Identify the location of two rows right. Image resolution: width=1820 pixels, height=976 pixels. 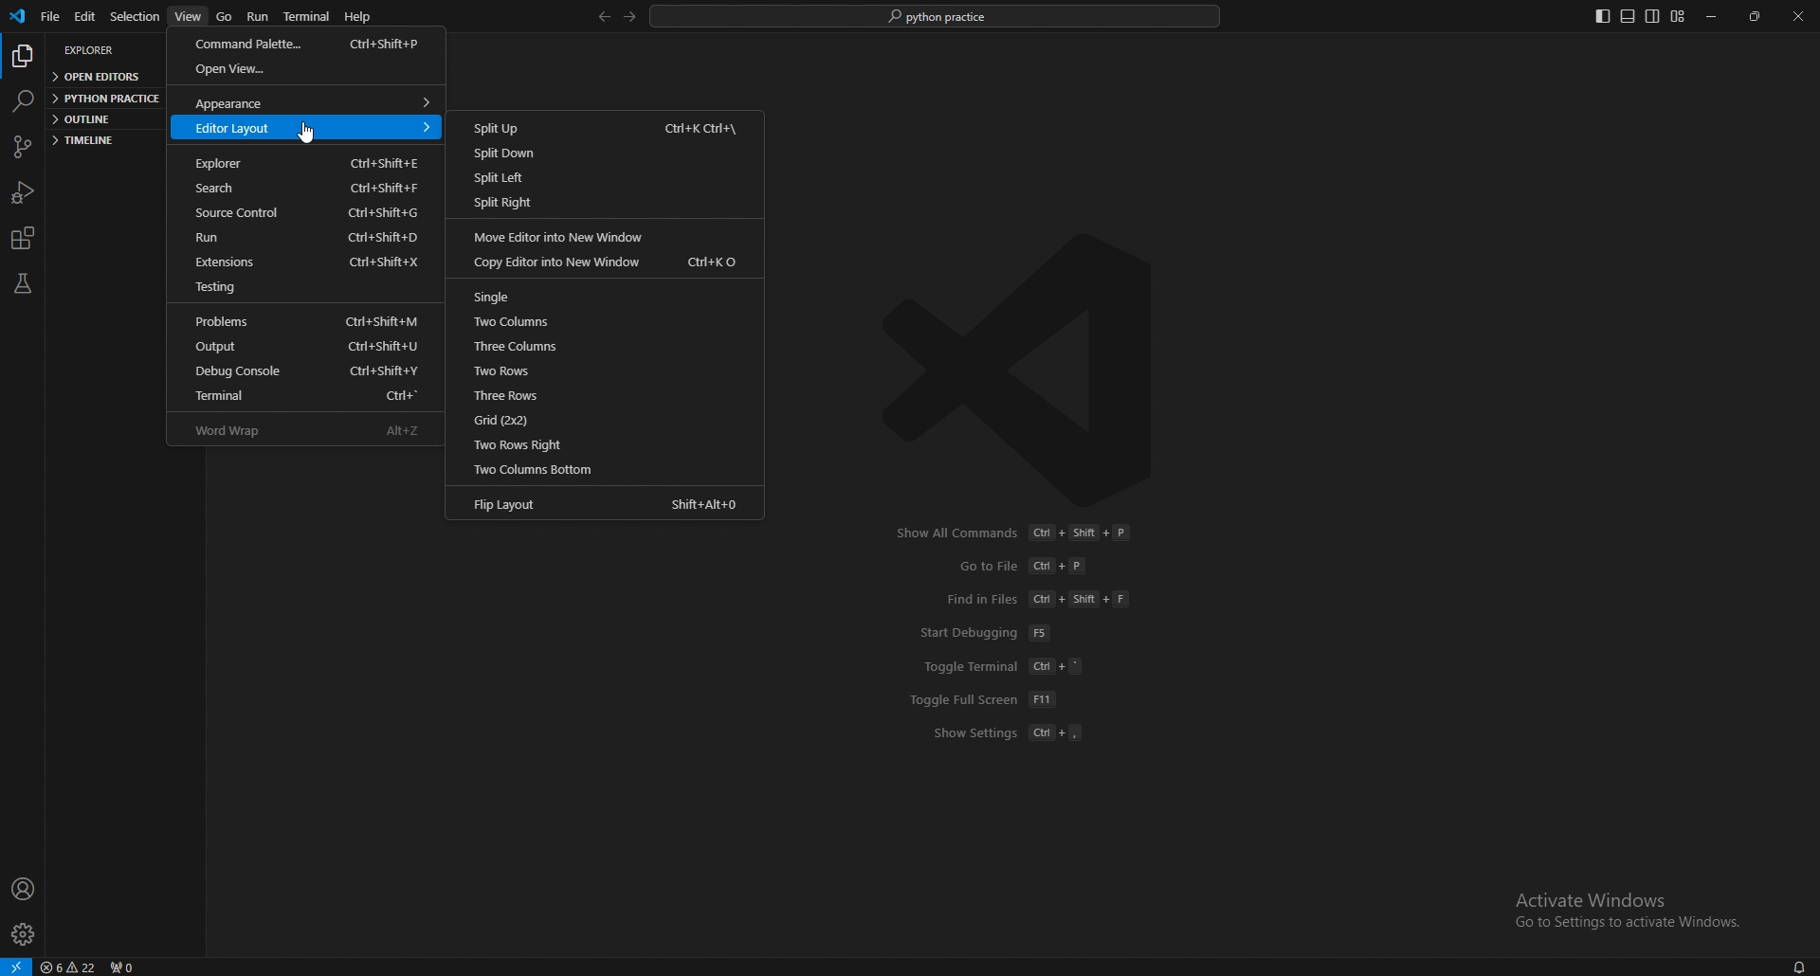
(598, 445).